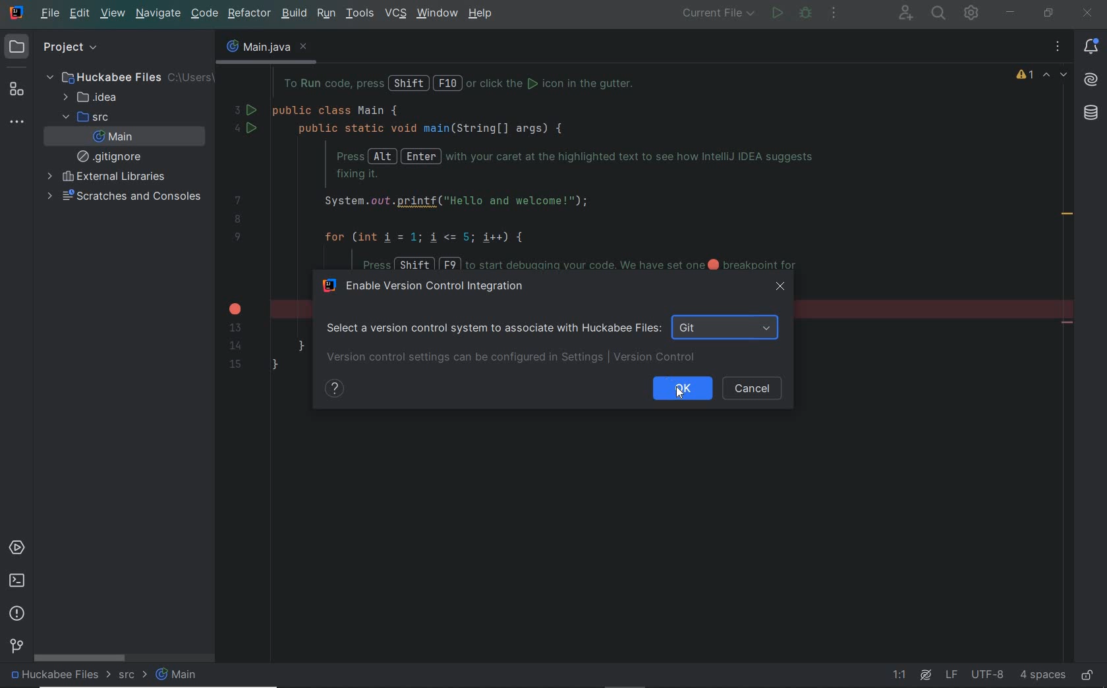 Image resolution: width=1107 pixels, height=688 pixels. I want to click on make file ready only, so click(1086, 674).